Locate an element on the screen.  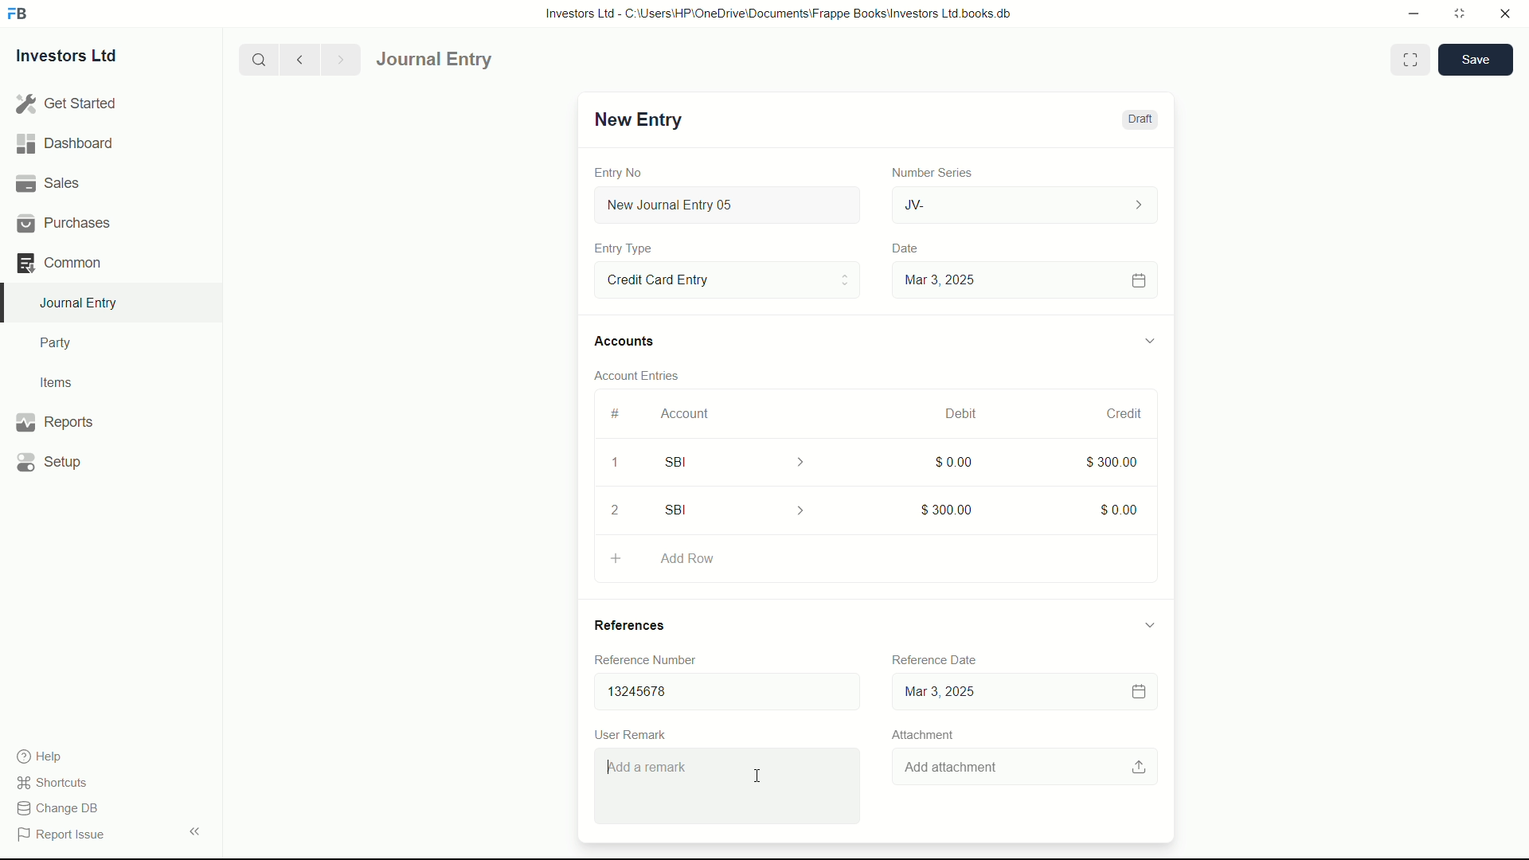
expand/collapse is located at coordinates (1148, 623).